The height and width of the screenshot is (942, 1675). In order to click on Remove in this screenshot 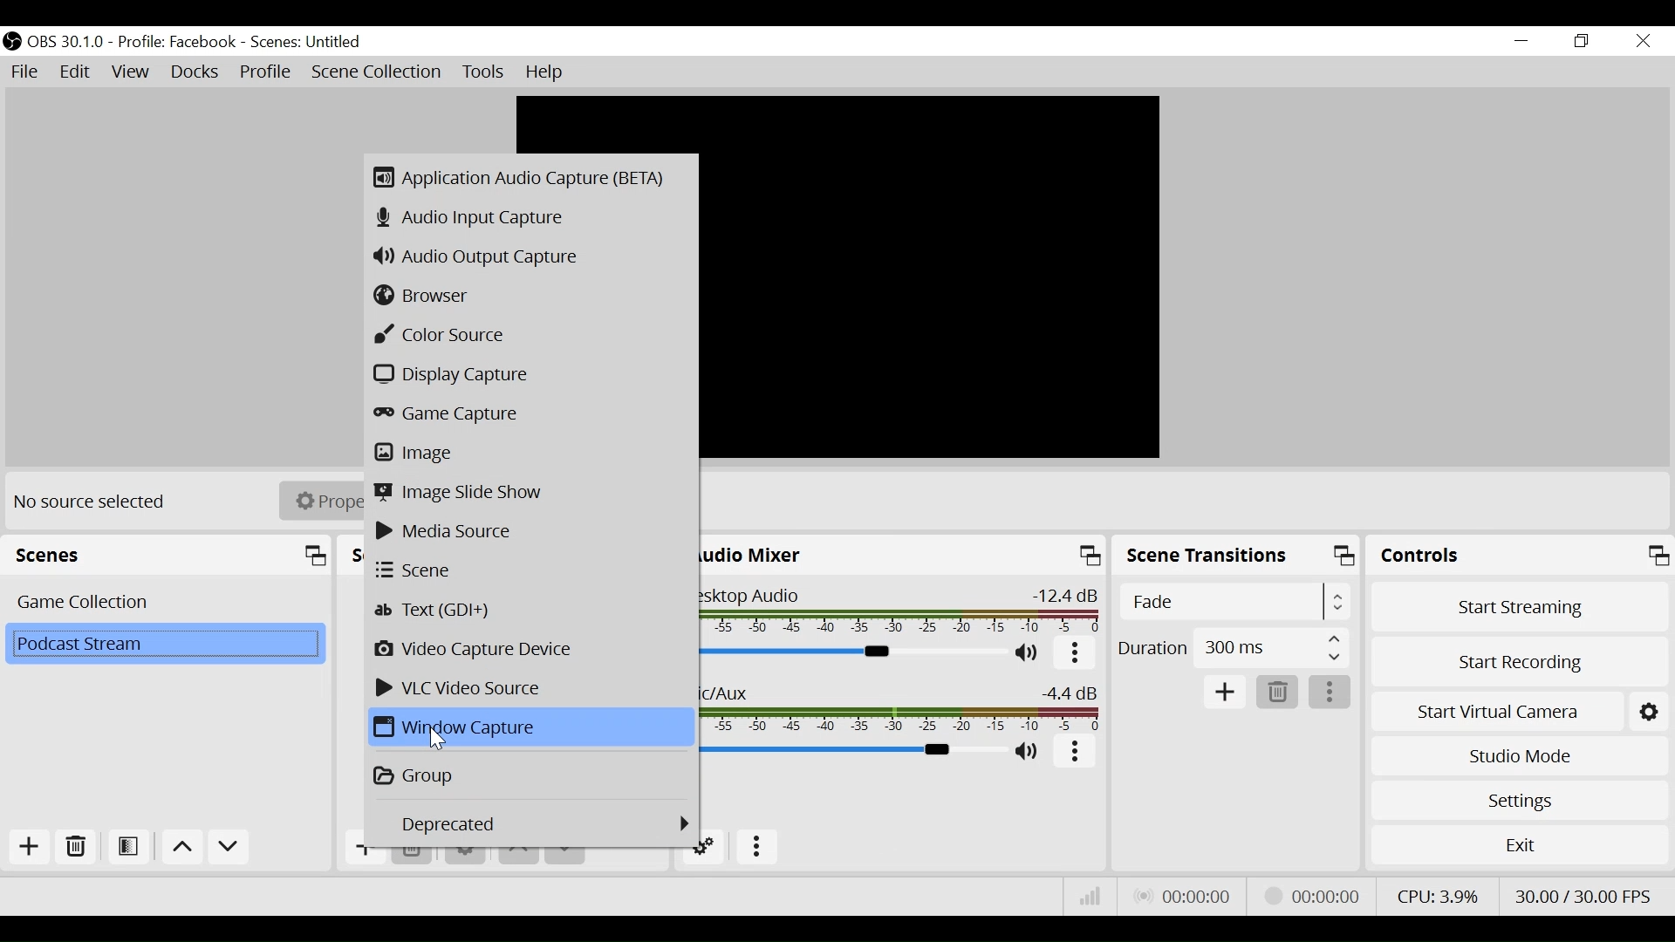, I will do `click(1276, 691)`.